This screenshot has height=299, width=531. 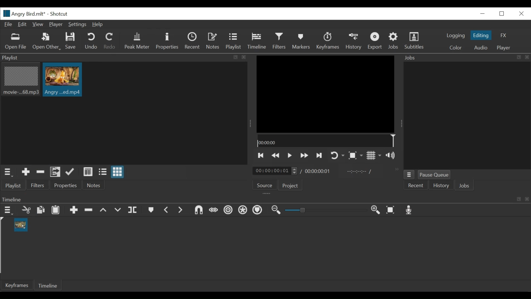 What do you see at coordinates (98, 25) in the screenshot?
I see `Help` at bounding box center [98, 25].